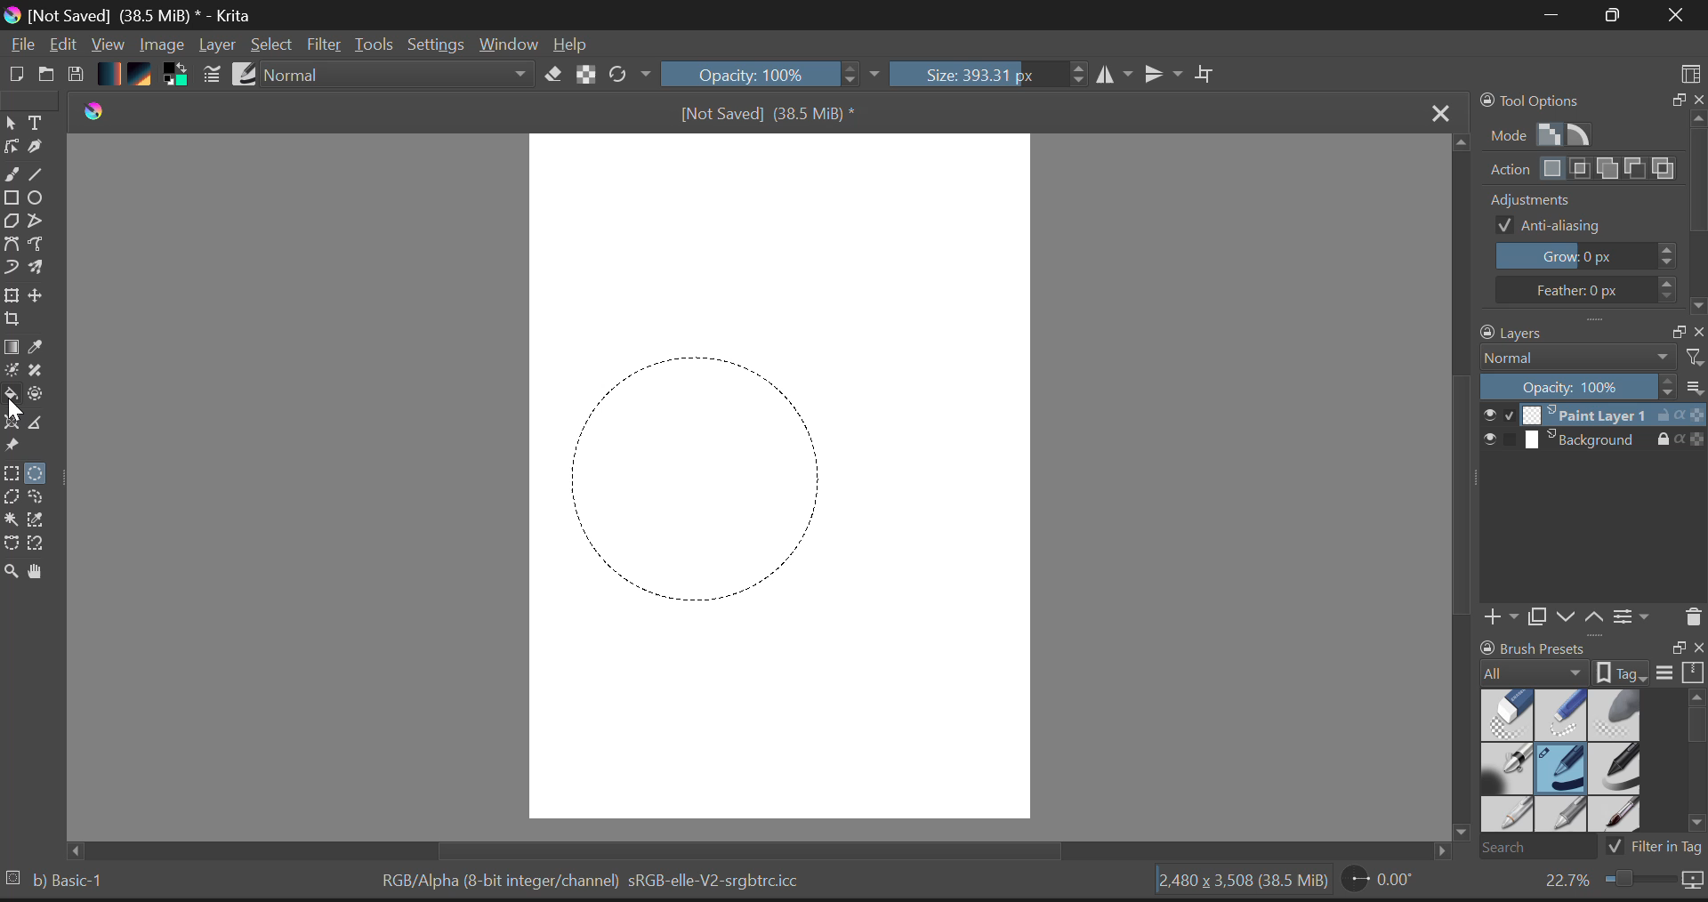 This screenshot has width=1708, height=902. I want to click on Brush Stroke Settings, so click(210, 75).